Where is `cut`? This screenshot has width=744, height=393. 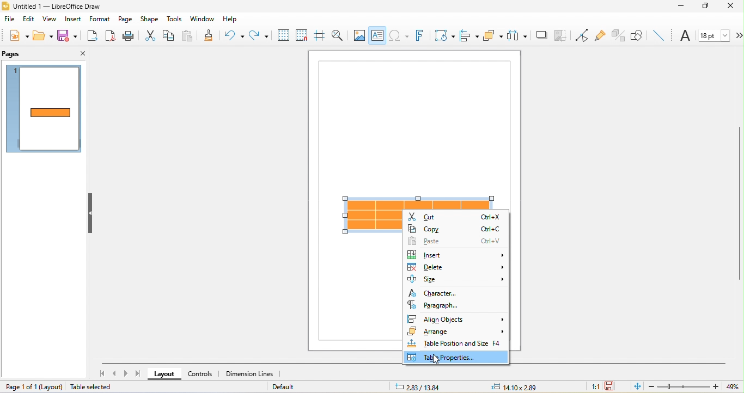 cut is located at coordinates (456, 215).